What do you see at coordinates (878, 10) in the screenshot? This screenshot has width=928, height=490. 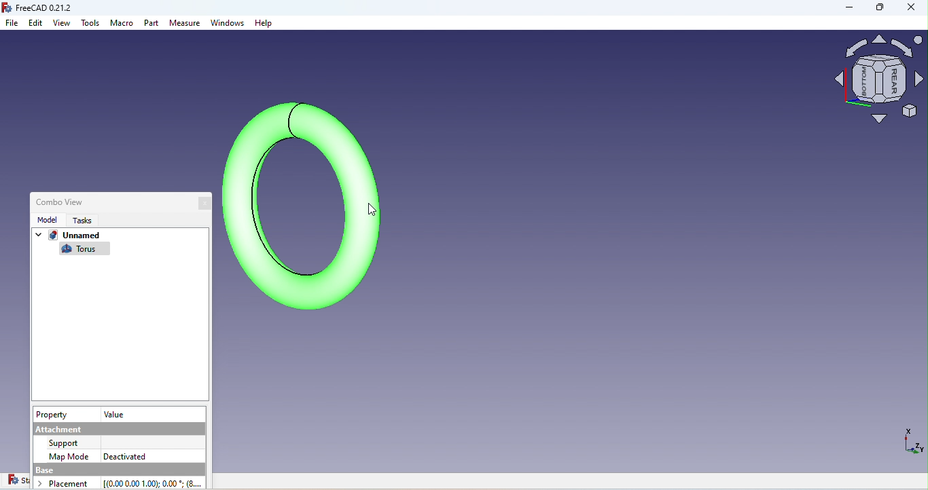 I see `Maximize` at bounding box center [878, 10].